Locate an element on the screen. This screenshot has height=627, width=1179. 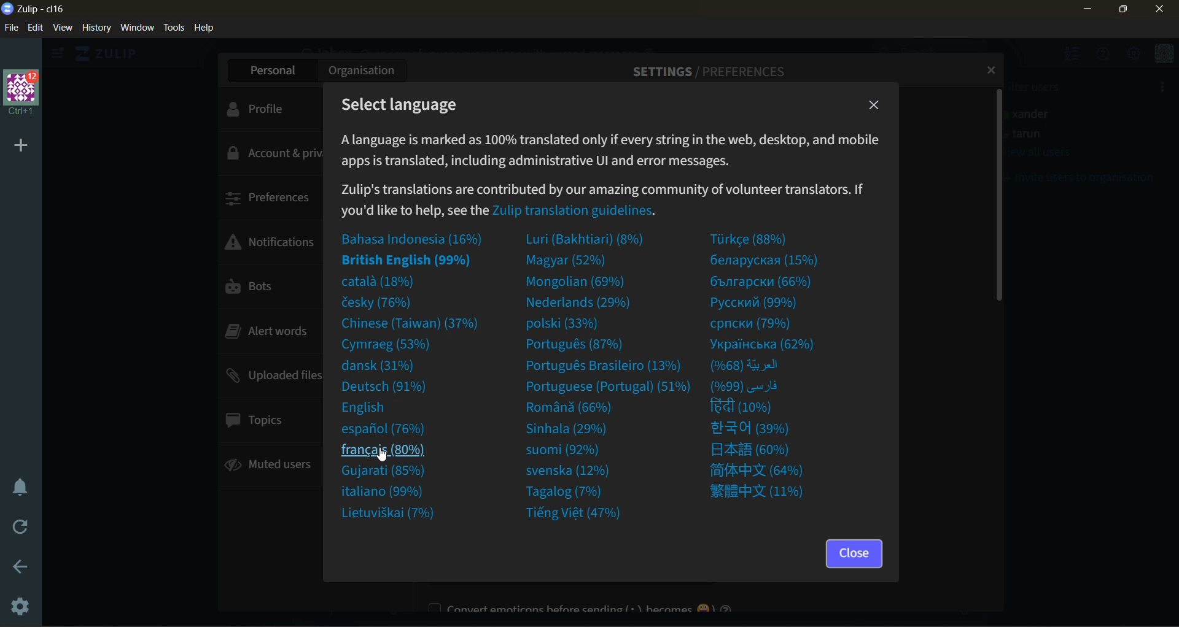
close is located at coordinates (991, 71).